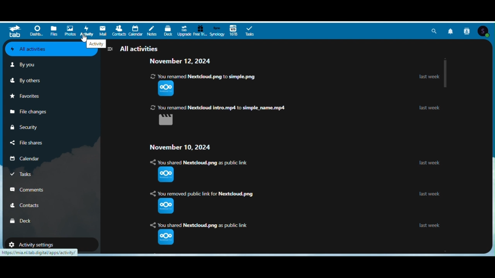  What do you see at coordinates (31, 176) in the screenshot?
I see `Task` at bounding box center [31, 176].